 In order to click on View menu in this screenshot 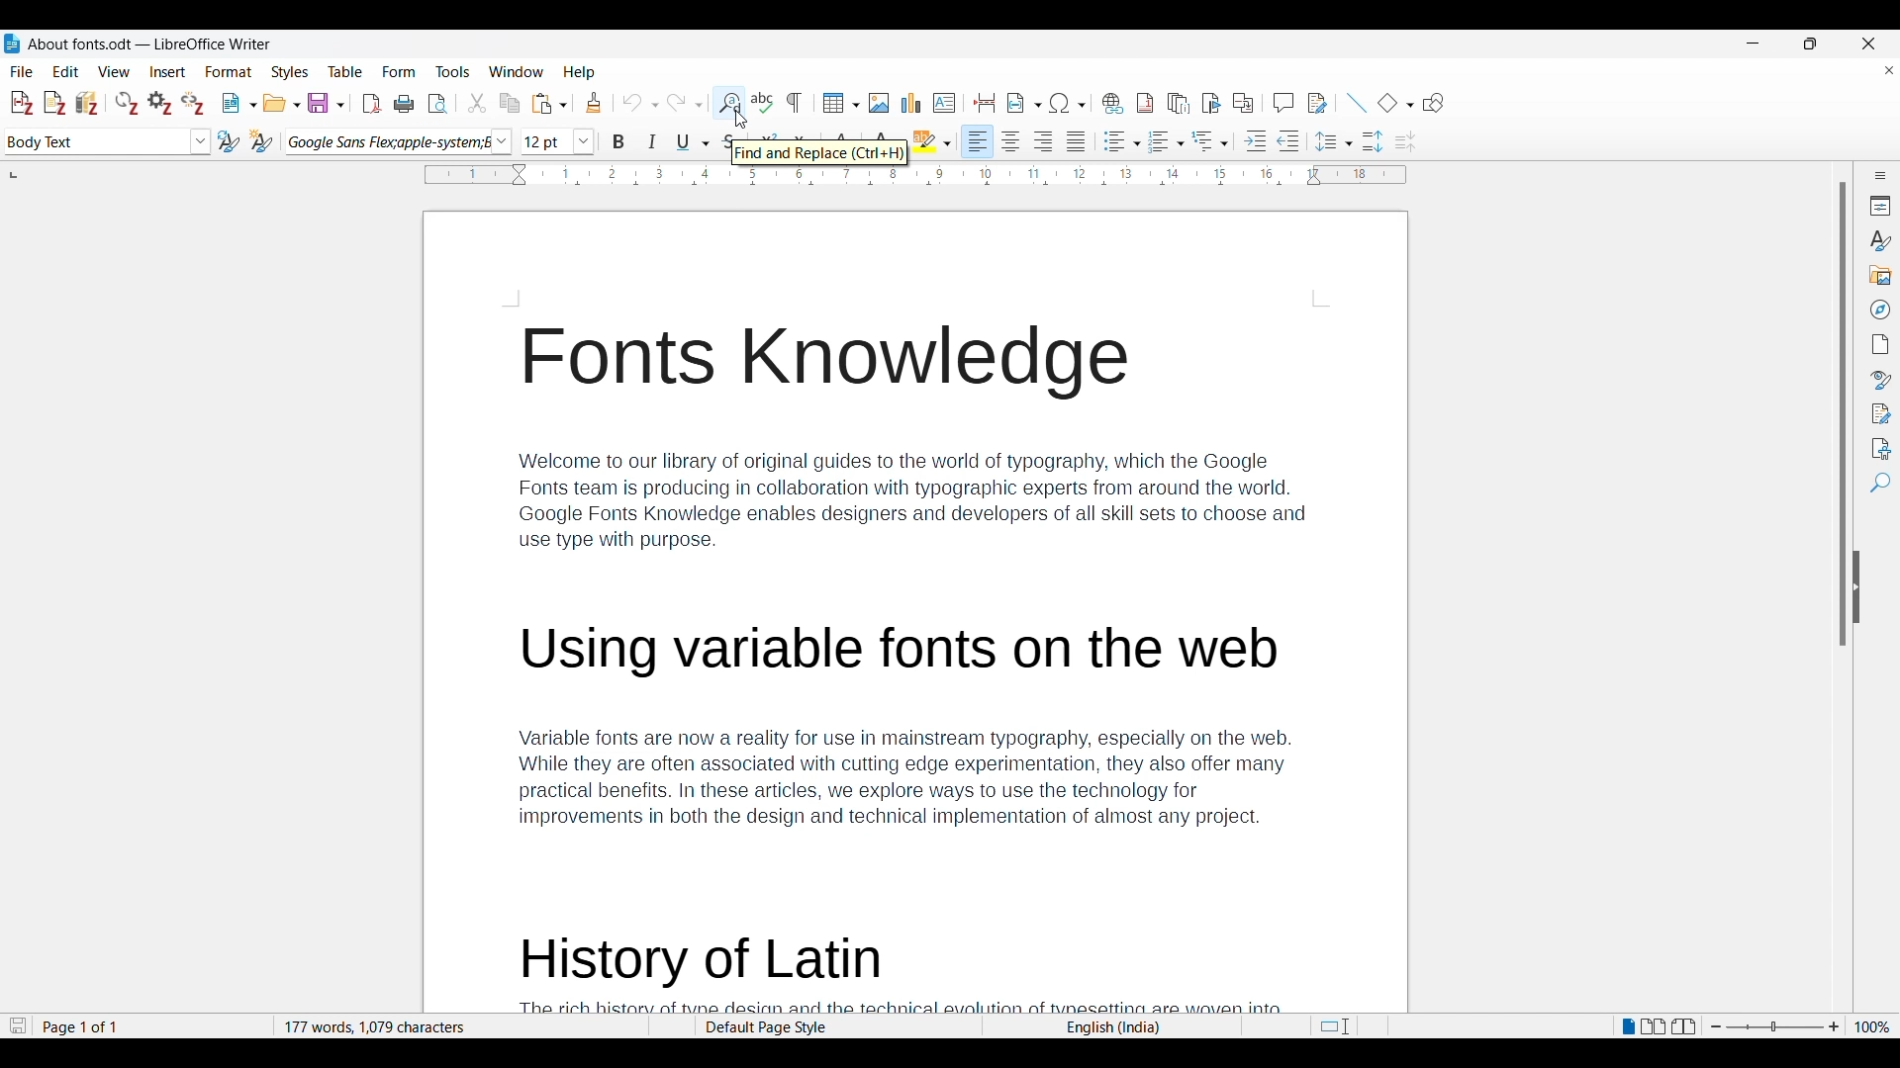, I will do `click(115, 71)`.